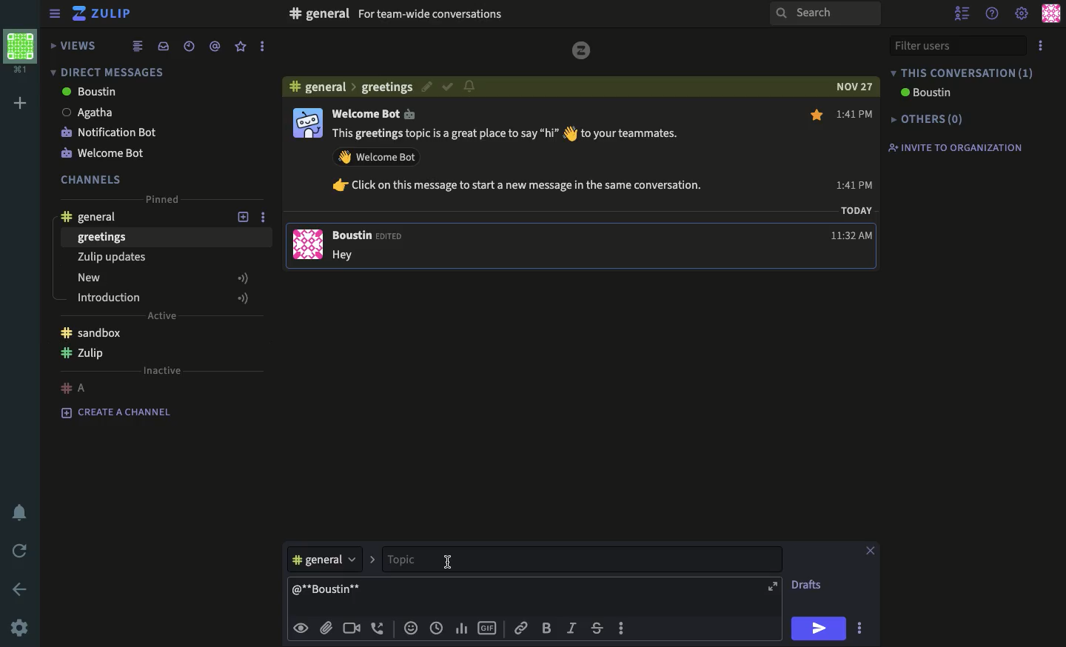 The image size is (1066, 647). I want to click on options, so click(860, 628).